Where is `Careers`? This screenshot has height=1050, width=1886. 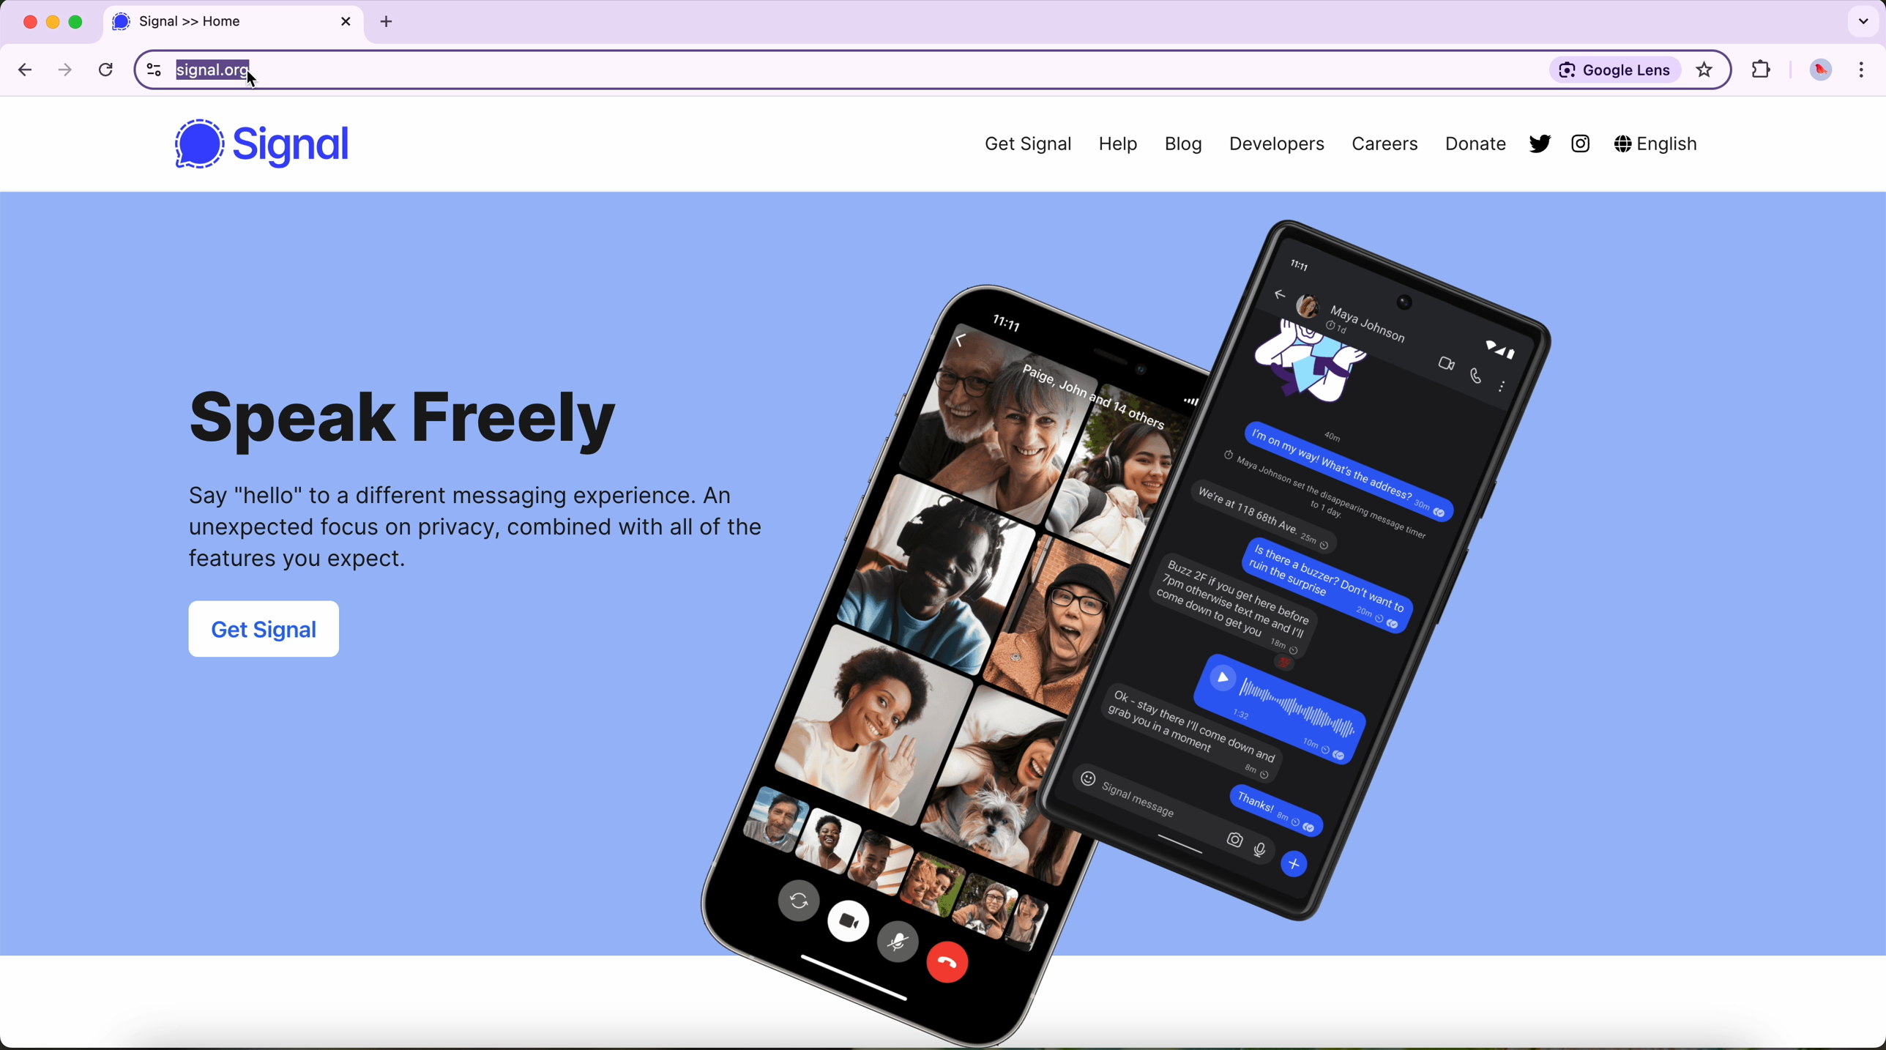
Careers is located at coordinates (1383, 146).